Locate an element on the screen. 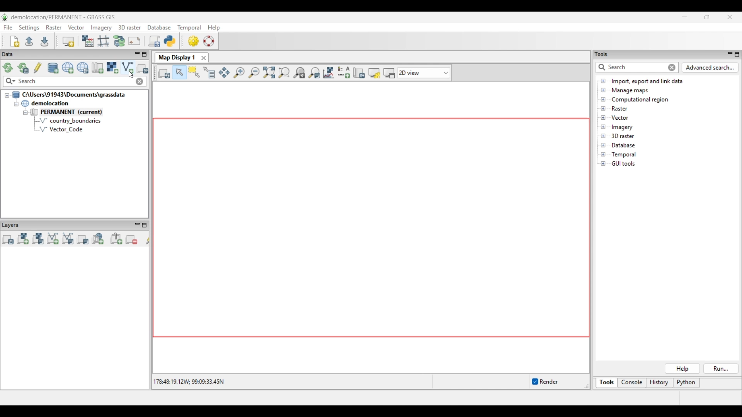 The width and height of the screenshot is (742, 417). Remove selected map layer(s) from layer tree is located at coordinates (132, 239).